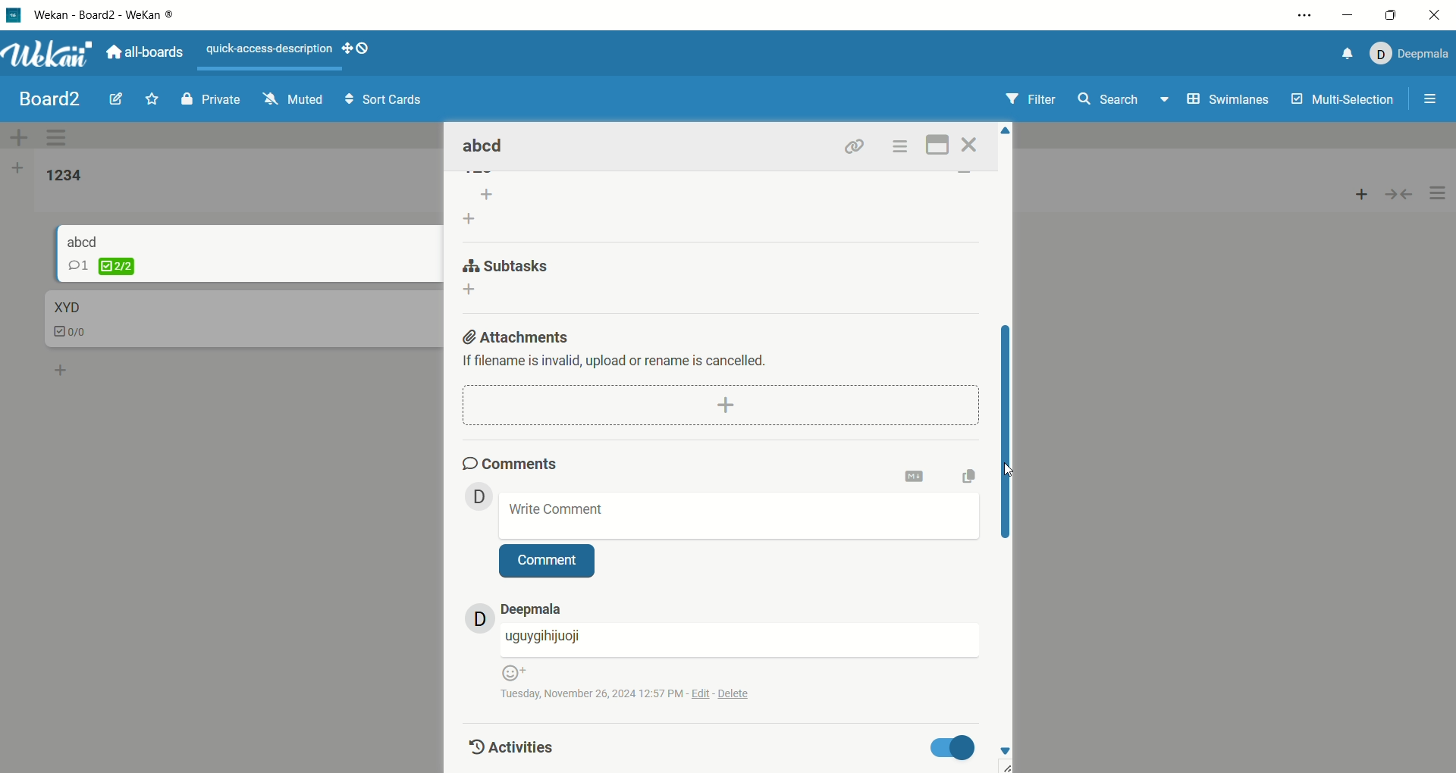 Image resolution: width=1456 pixels, height=773 pixels. What do you see at coordinates (271, 50) in the screenshot?
I see `text` at bounding box center [271, 50].